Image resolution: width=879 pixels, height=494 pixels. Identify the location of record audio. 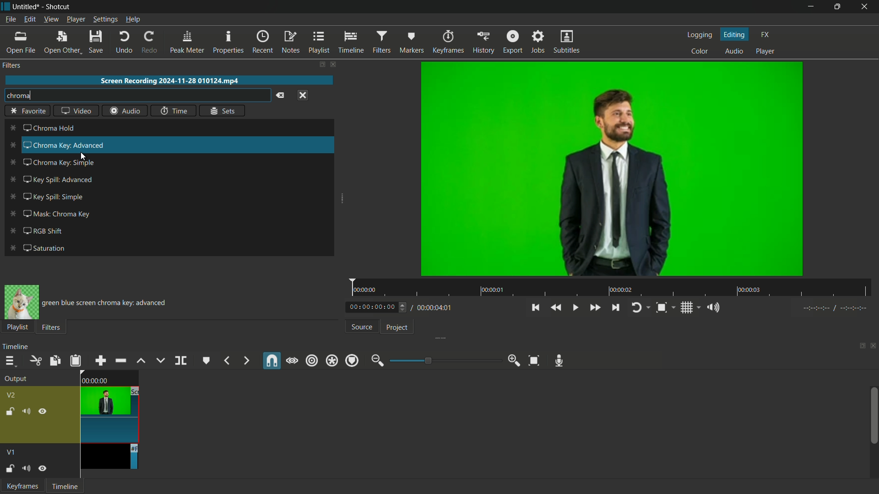
(561, 361).